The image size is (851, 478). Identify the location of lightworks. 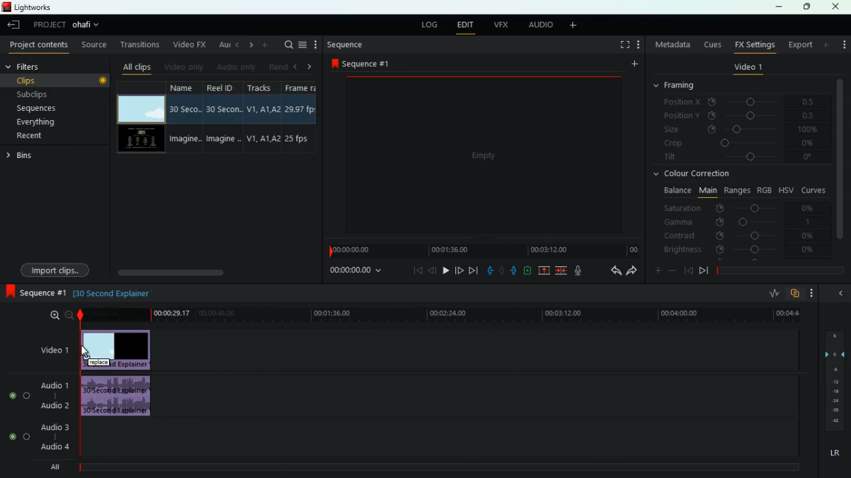
(28, 7).